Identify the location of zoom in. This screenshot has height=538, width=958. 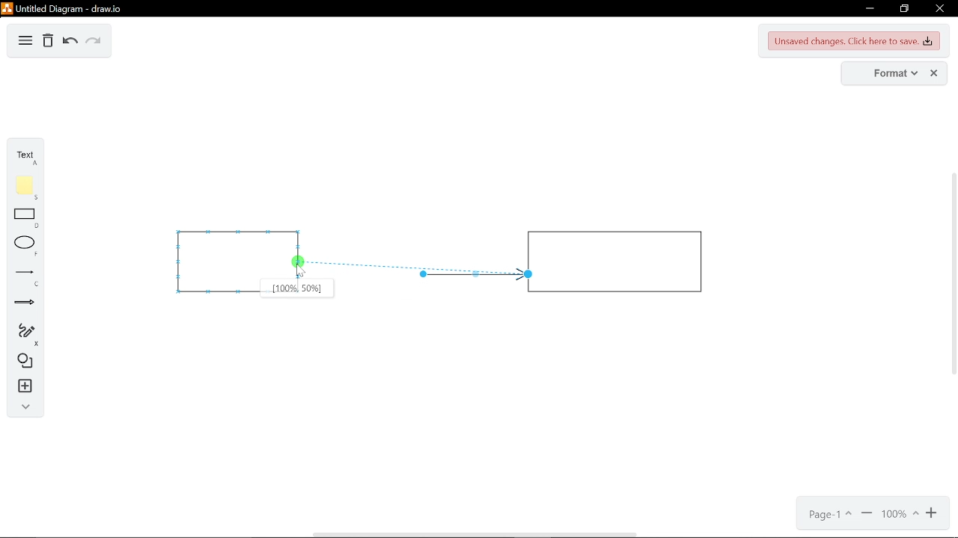
(931, 516).